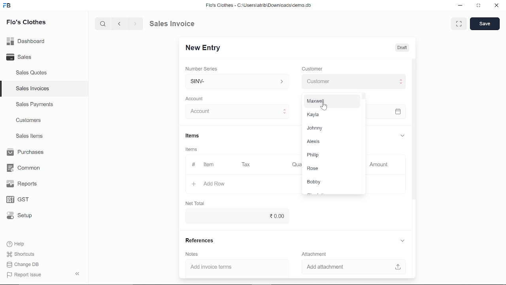 The width and height of the screenshot is (506, 285). Describe the element at coordinates (192, 137) in the screenshot. I see `Items` at that location.